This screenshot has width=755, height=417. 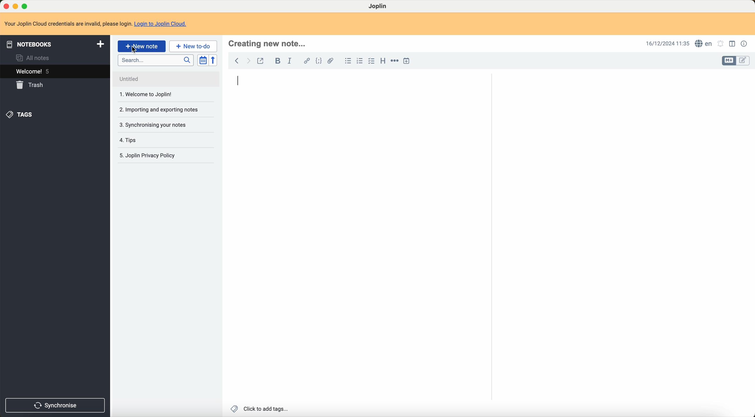 I want to click on Cursor, so click(x=135, y=51).